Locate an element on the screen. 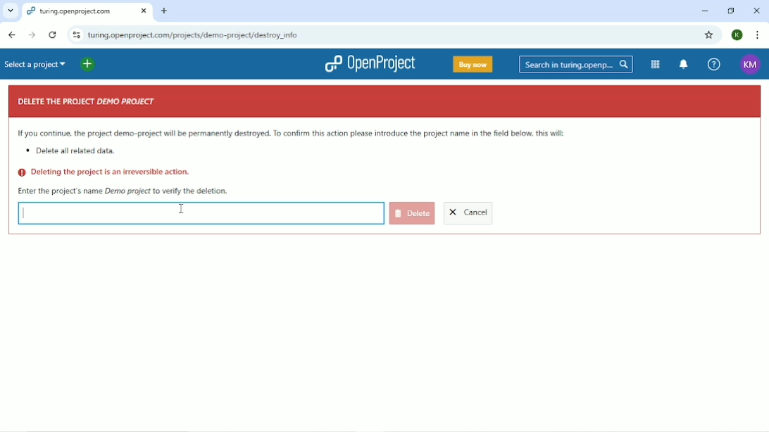 This screenshot has width=769, height=432. KM is located at coordinates (750, 65).